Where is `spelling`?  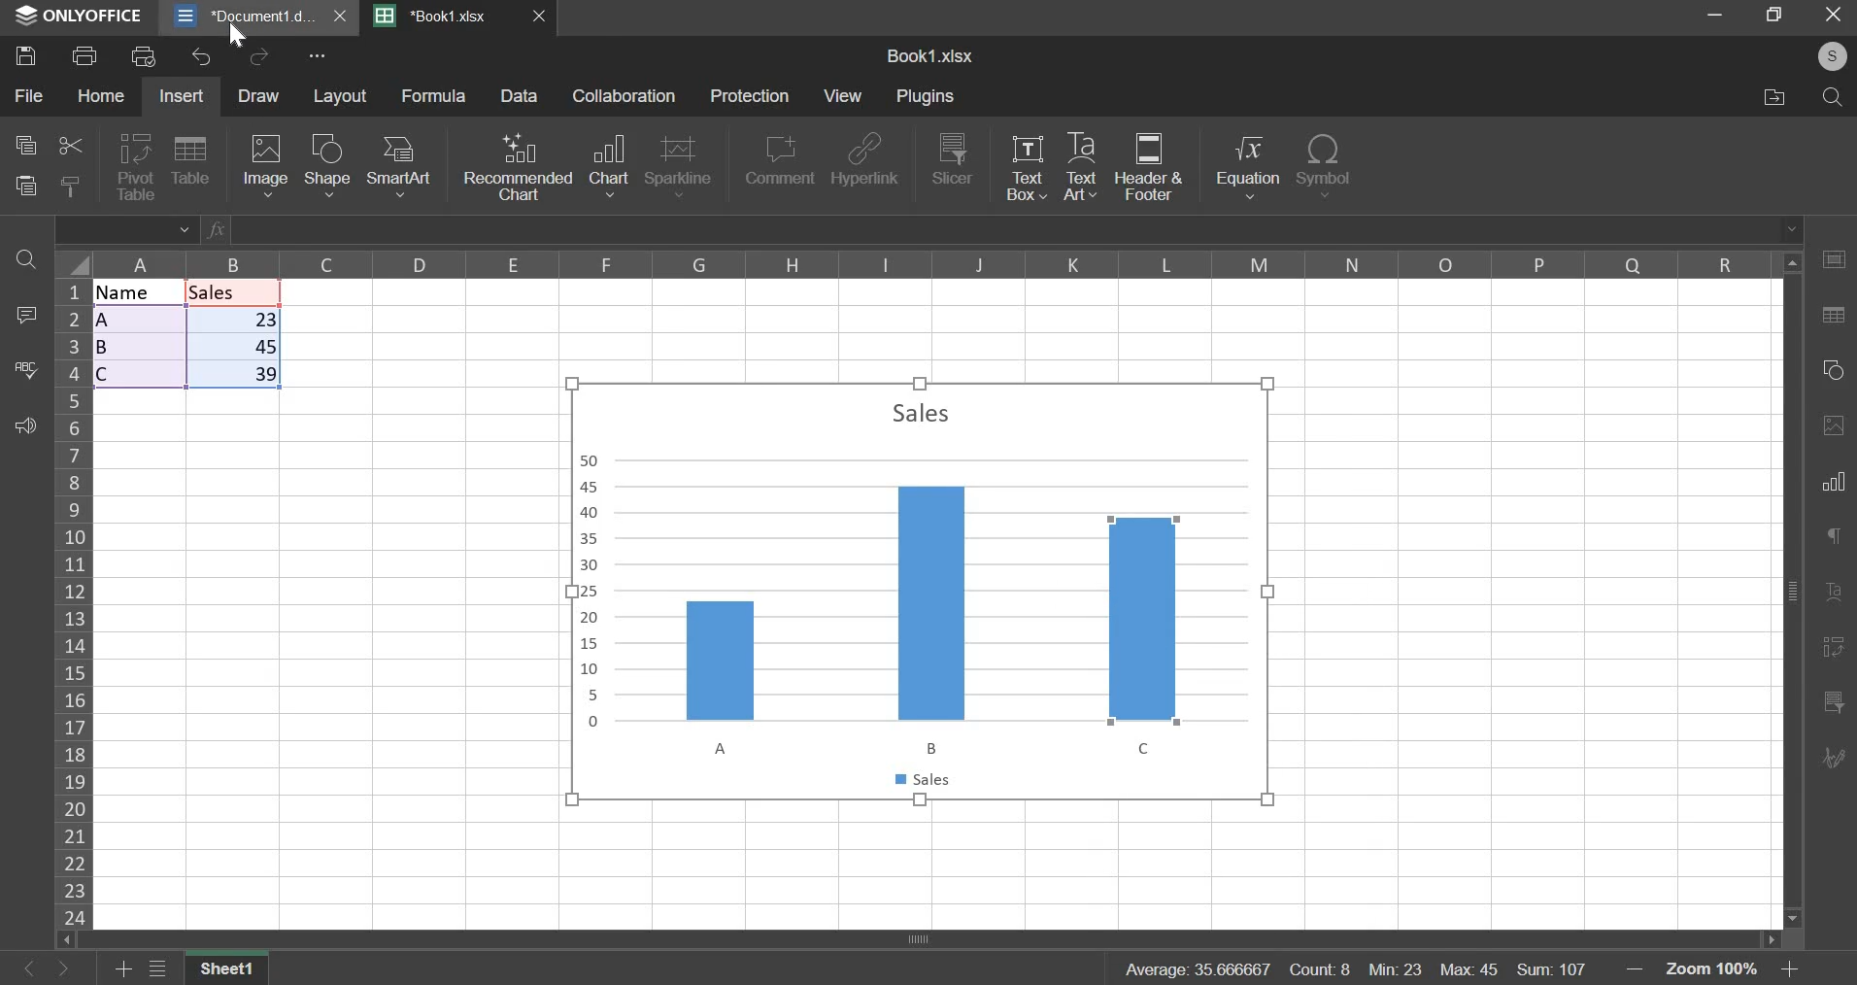
spelling is located at coordinates (24, 370).